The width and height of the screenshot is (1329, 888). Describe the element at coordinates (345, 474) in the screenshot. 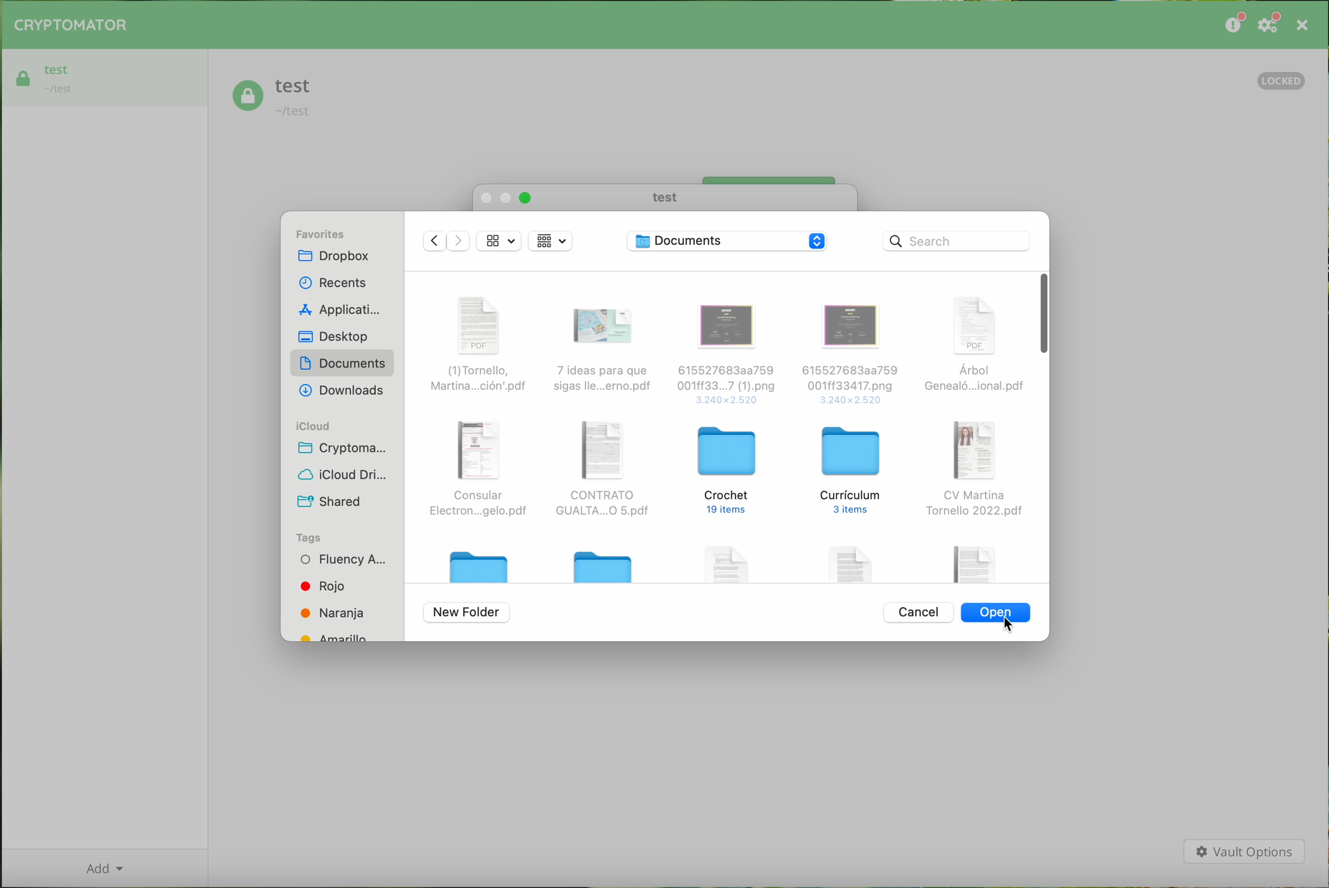

I see `icloud drive` at that location.